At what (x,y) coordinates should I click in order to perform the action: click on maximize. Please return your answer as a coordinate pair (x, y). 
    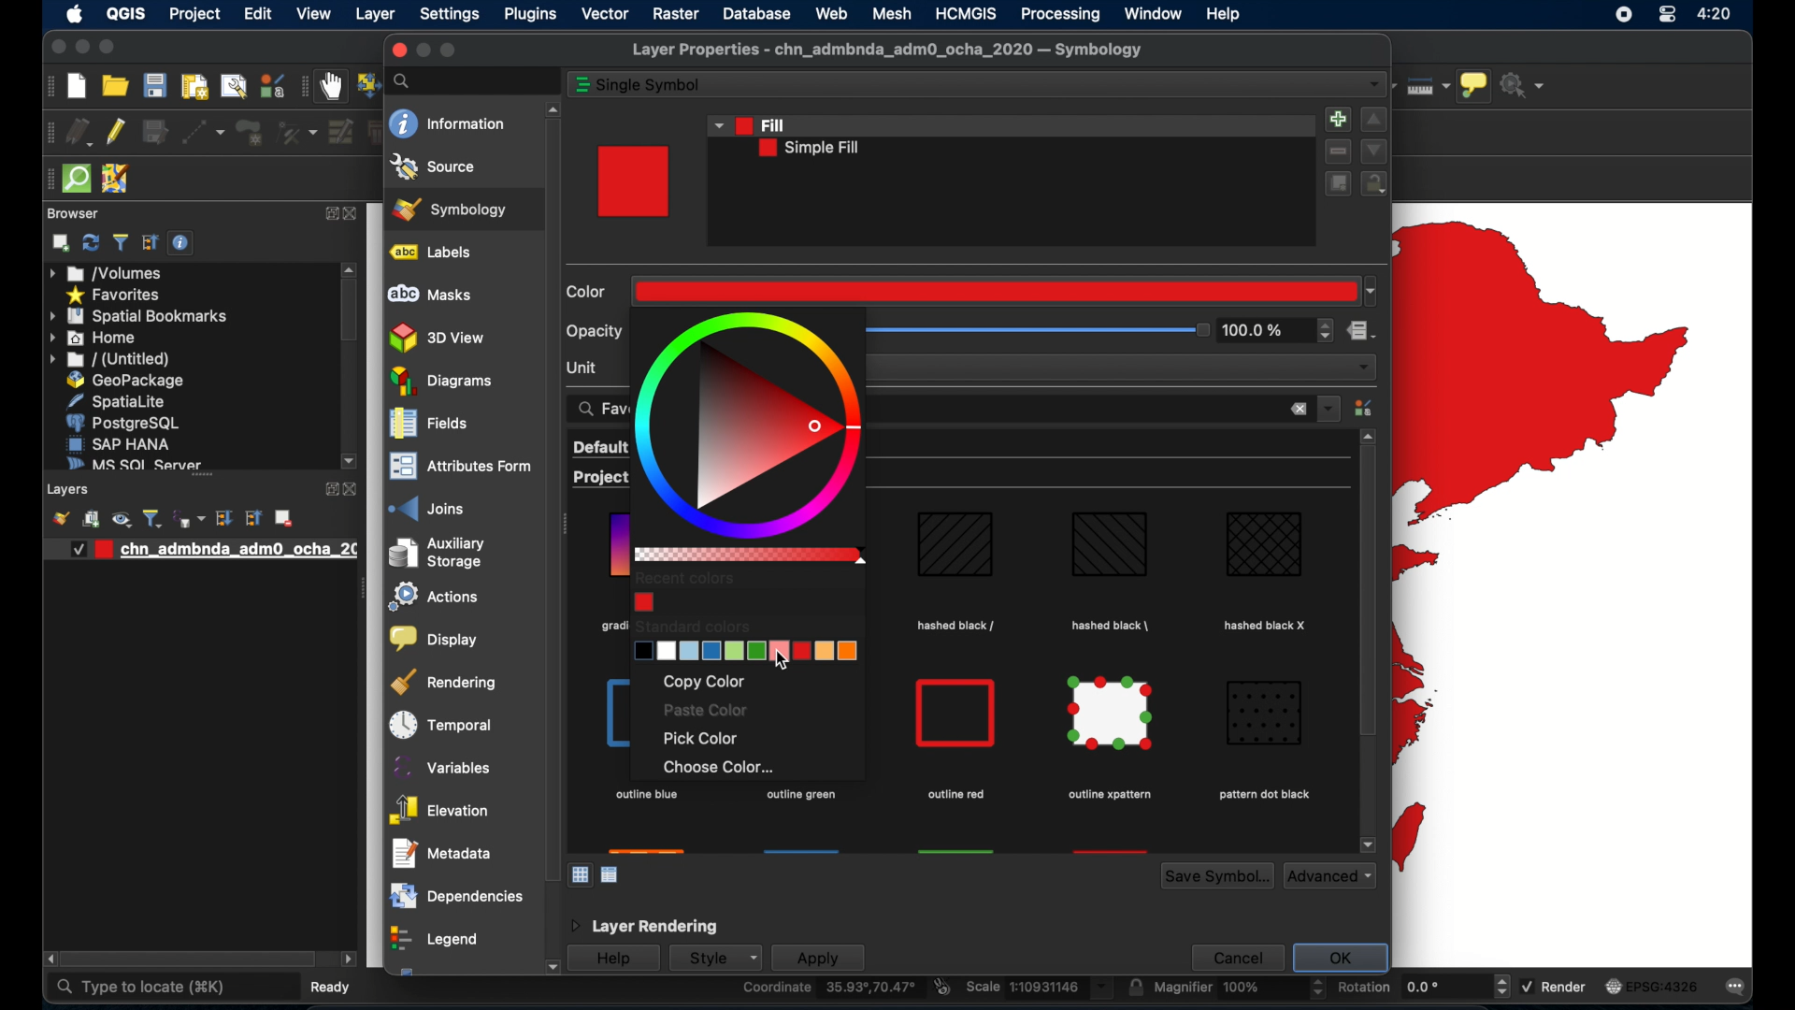
    Looking at the image, I should click on (450, 50).